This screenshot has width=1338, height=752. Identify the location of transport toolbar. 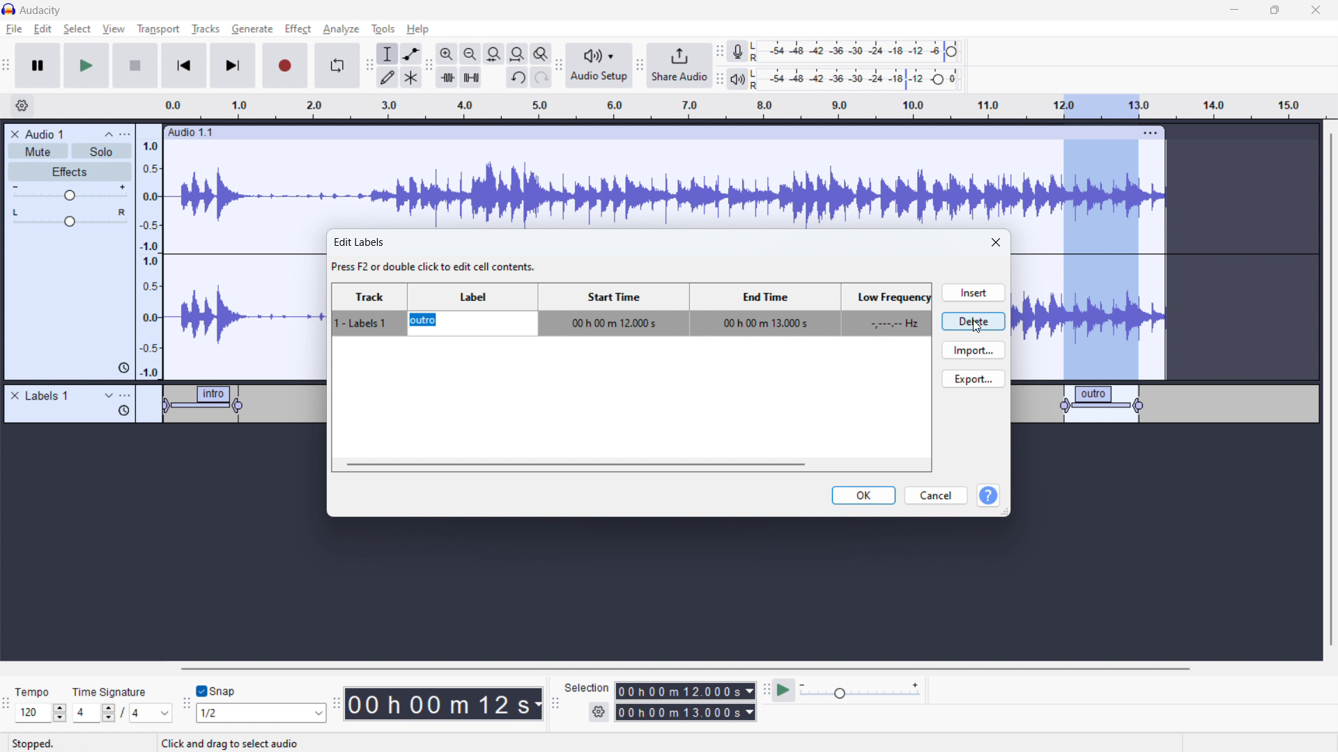
(7, 68).